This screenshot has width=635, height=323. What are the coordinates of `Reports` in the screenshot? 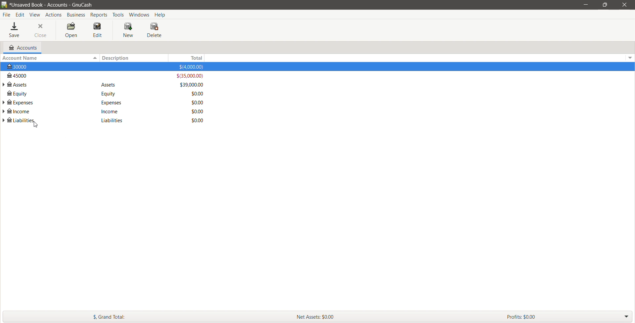 It's located at (100, 15).